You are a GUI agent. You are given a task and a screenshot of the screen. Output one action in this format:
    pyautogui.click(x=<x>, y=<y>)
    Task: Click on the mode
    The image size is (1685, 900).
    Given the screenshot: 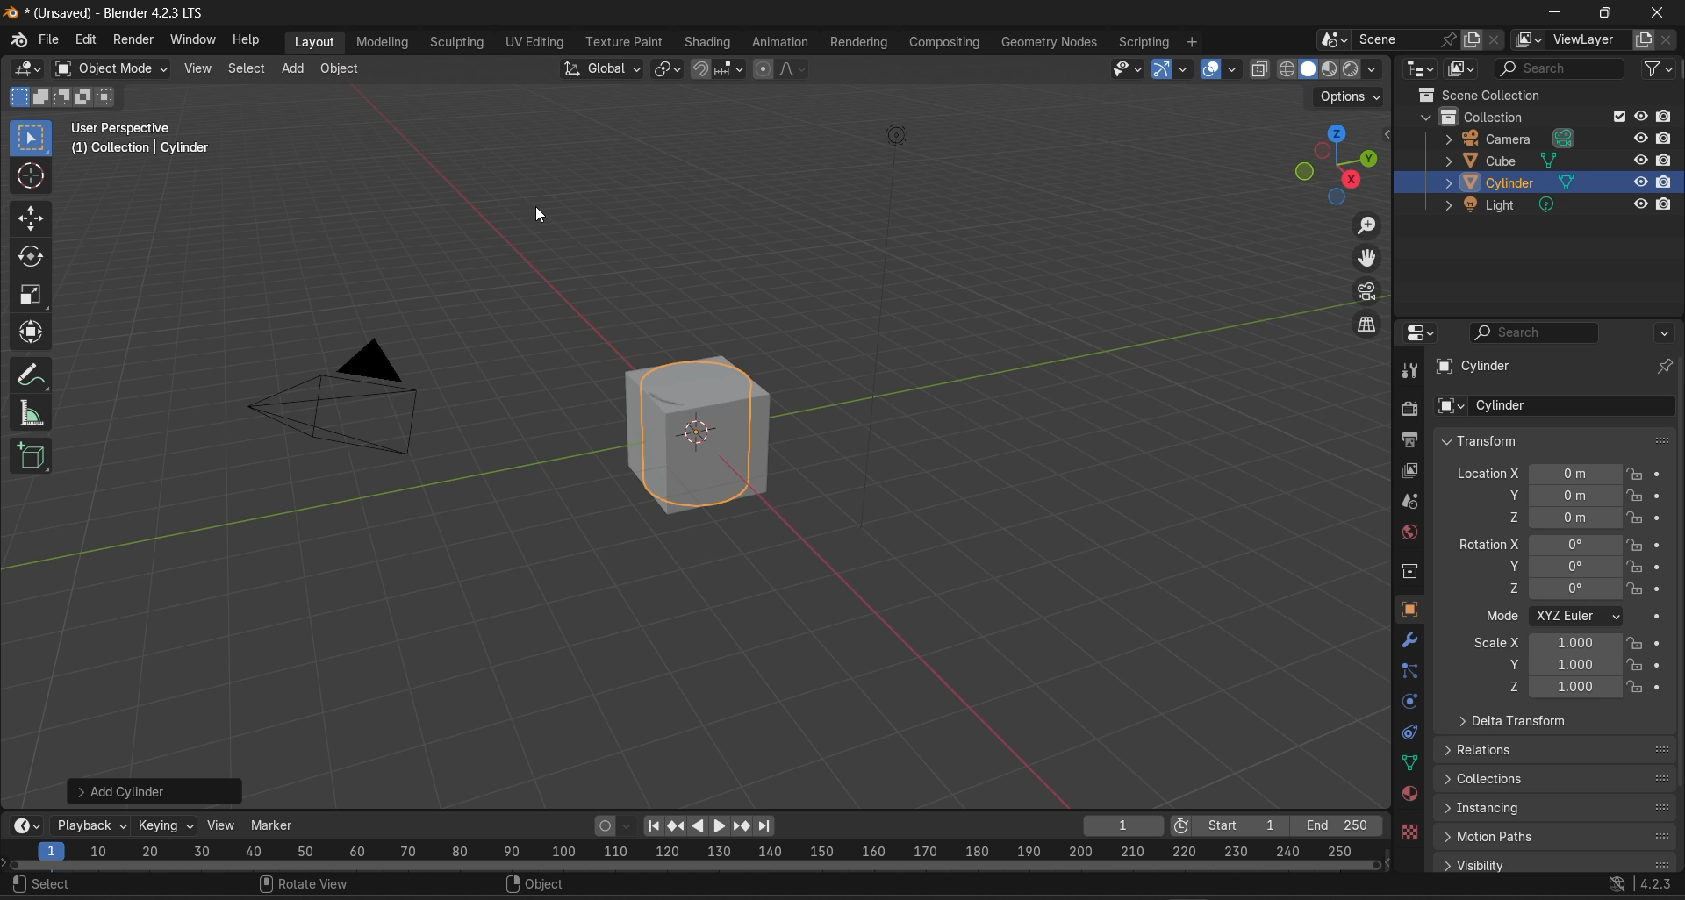 What is the action you would take?
    pyautogui.click(x=1502, y=617)
    